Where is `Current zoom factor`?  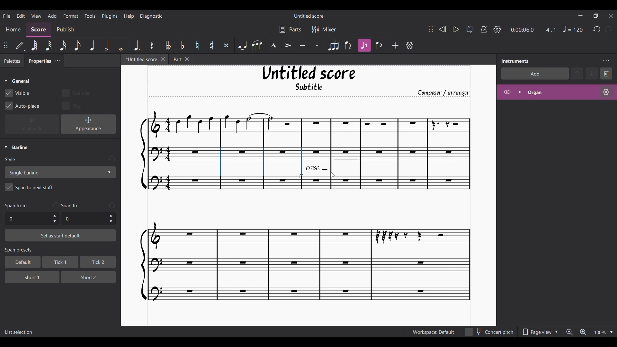 Current zoom factor is located at coordinates (600, 333).